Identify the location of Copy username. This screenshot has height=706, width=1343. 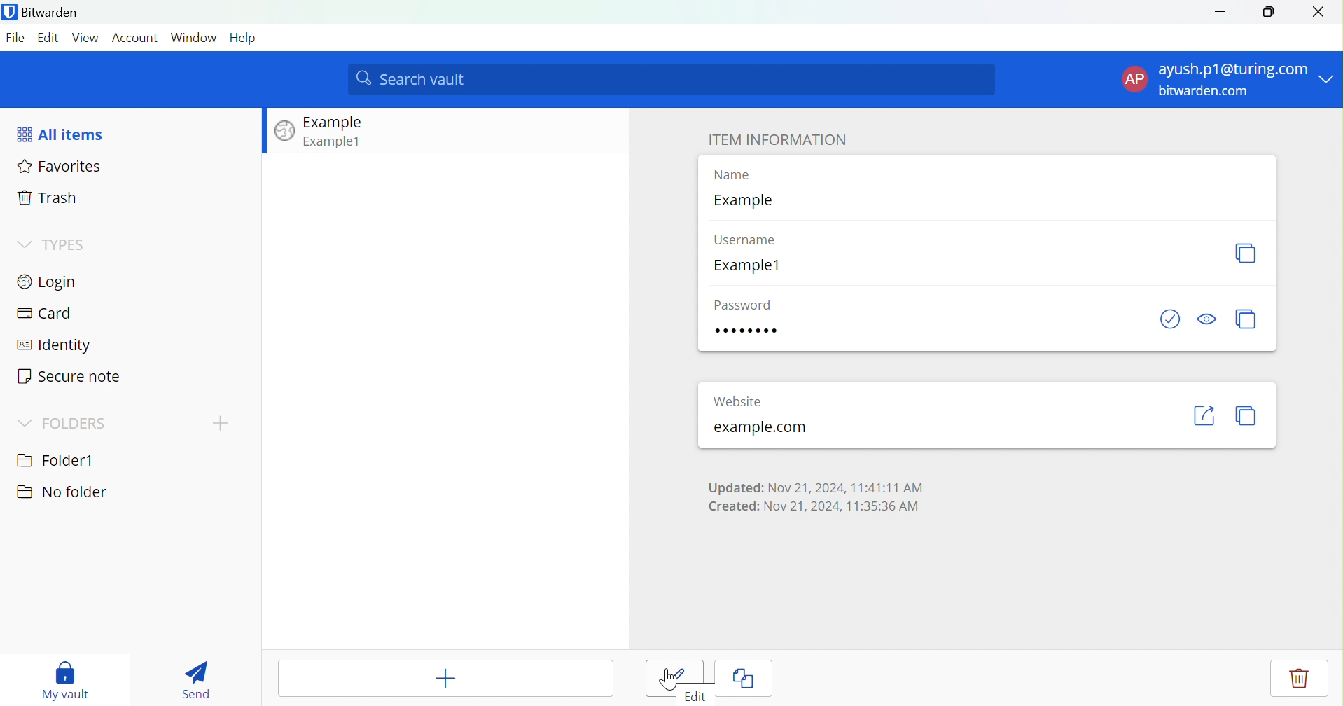
(1245, 254).